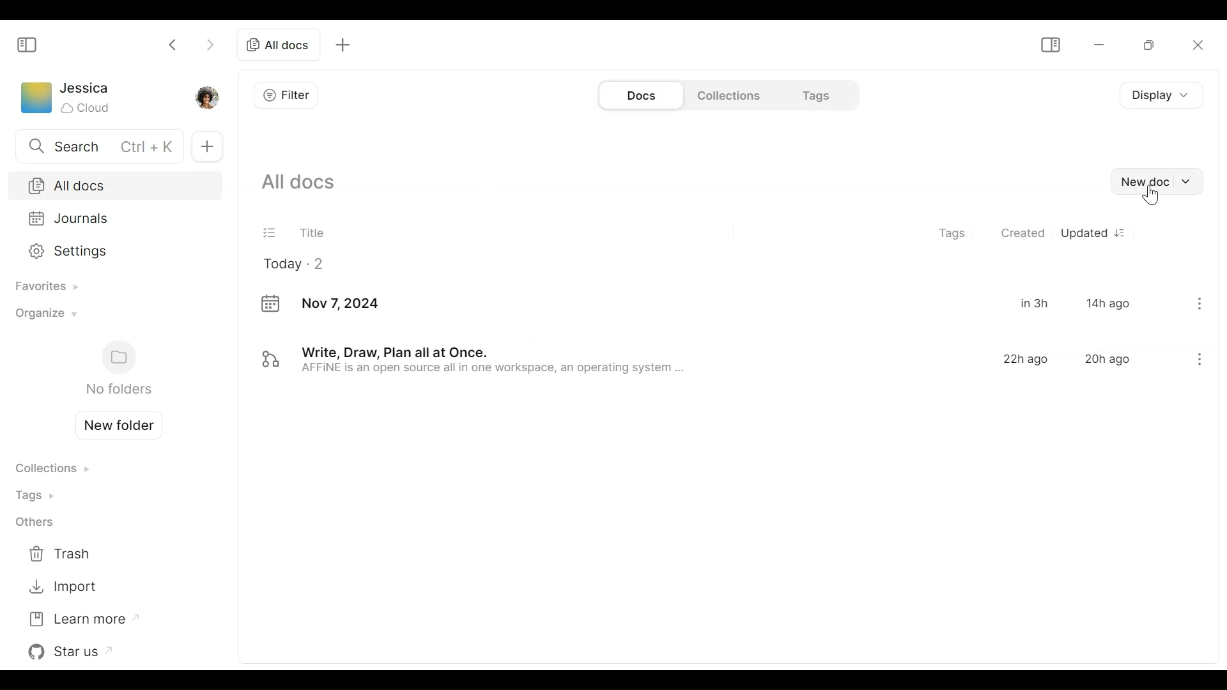 The image size is (1227, 690). I want to click on minimize, so click(1099, 43).